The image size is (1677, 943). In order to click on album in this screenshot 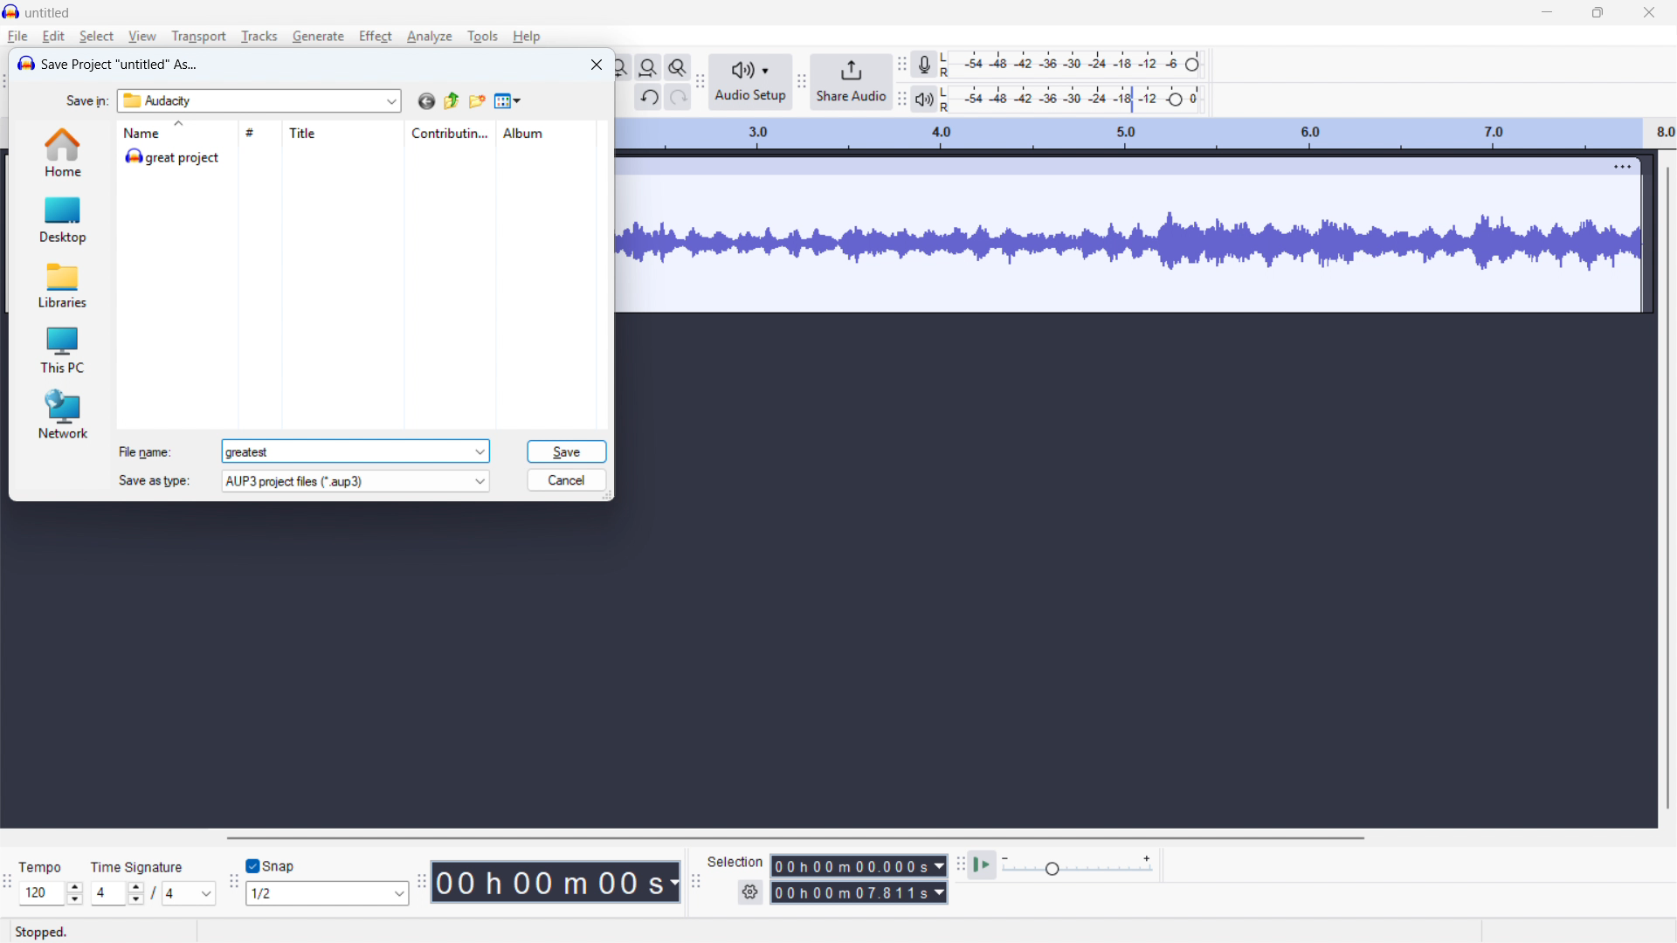, I will do `click(546, 132)`.